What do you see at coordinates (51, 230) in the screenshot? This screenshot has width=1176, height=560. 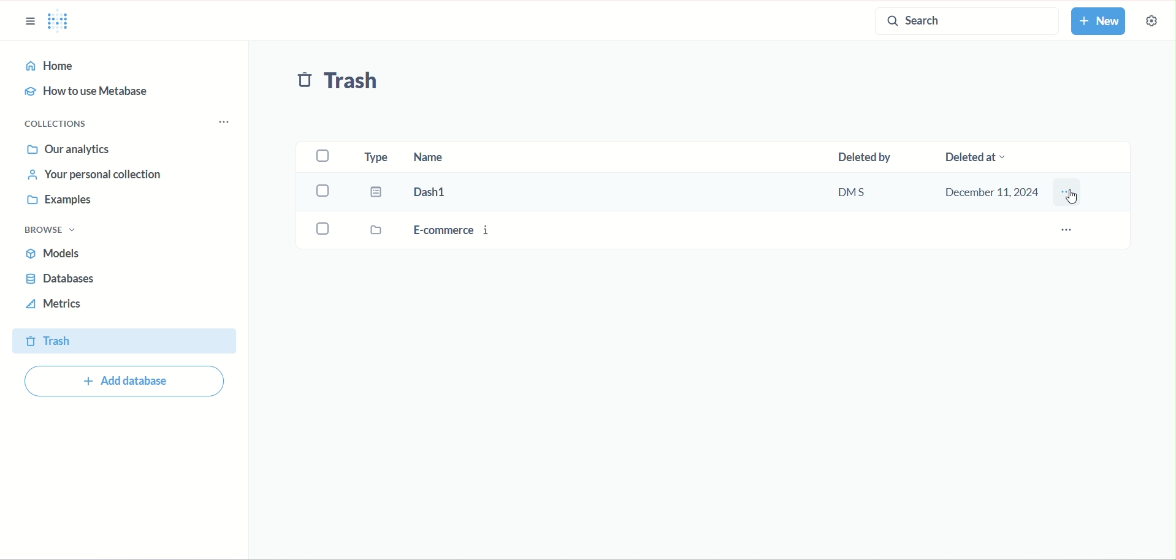 I see `browse` at bounding box center [51, 230].